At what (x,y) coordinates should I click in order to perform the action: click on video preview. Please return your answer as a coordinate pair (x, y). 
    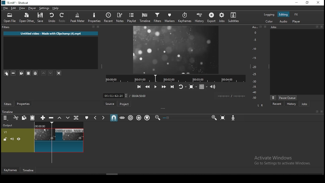
    Looking at the image, I should click on (176, 50).